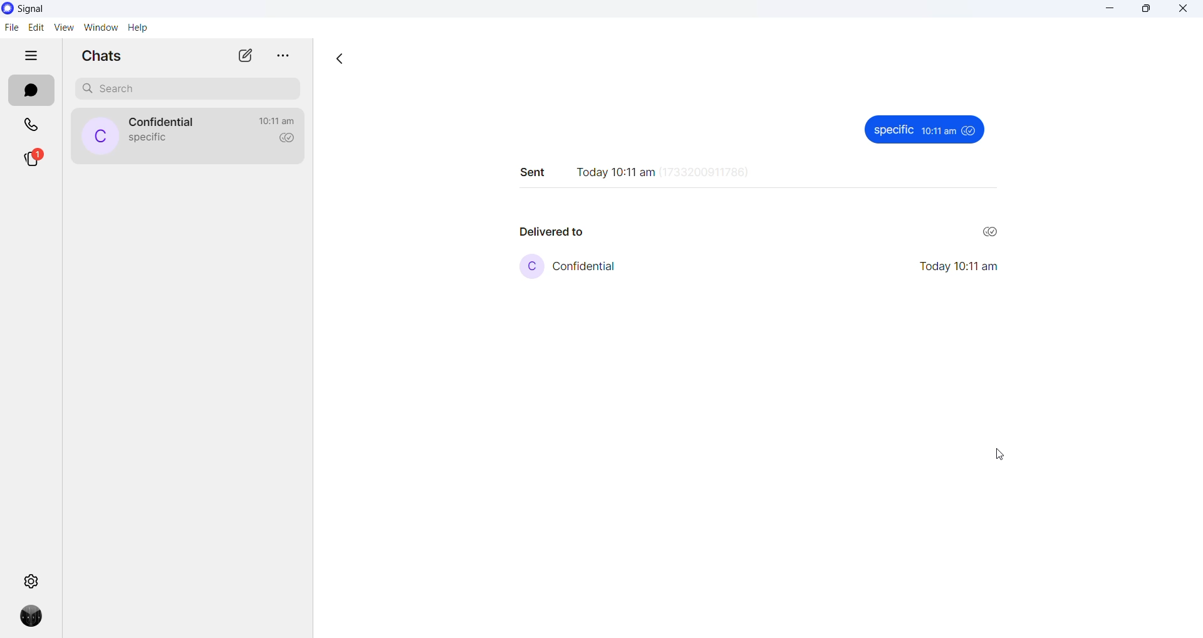  Describe the element at coordinates (150, 138) in the screenshot. I see `last message` at that location.